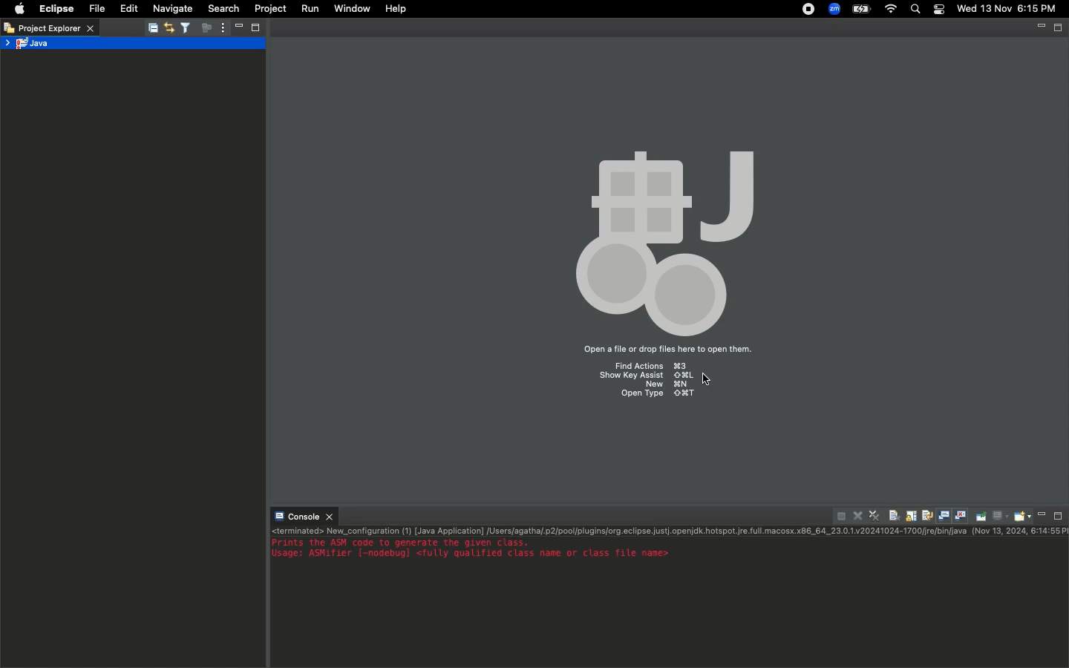 The image size is (1069, 668). Describe the element at coordinates (474, 555) in the screenshot. I see `Usage: ASMifier [–nodebug] <fully qualified class name or class file name>` at that location.